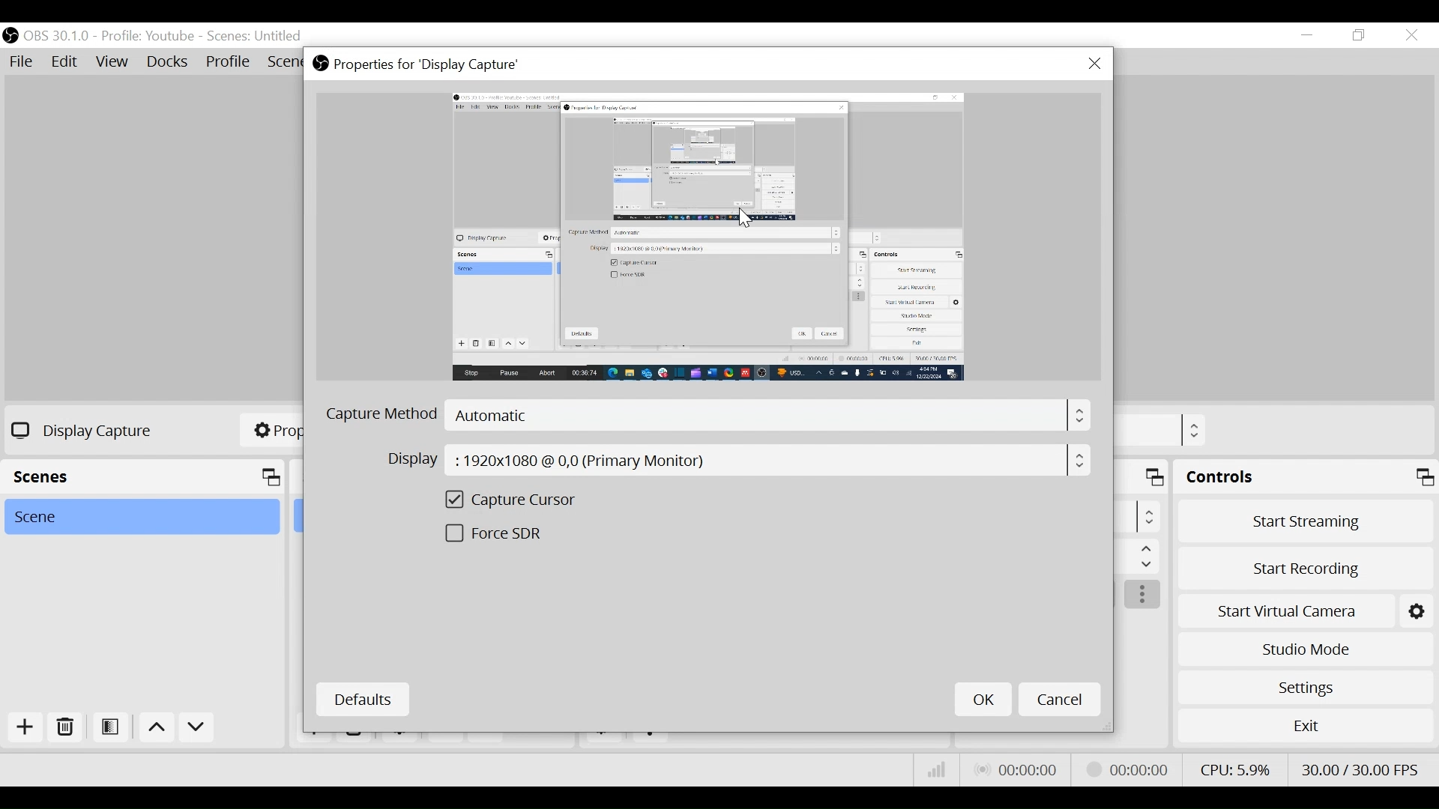 The width and height of the screenshot is (1439, 809). Describe the element at coordinates (109, 728) in the screenshot. I see `Open Scene Filter` at that location.